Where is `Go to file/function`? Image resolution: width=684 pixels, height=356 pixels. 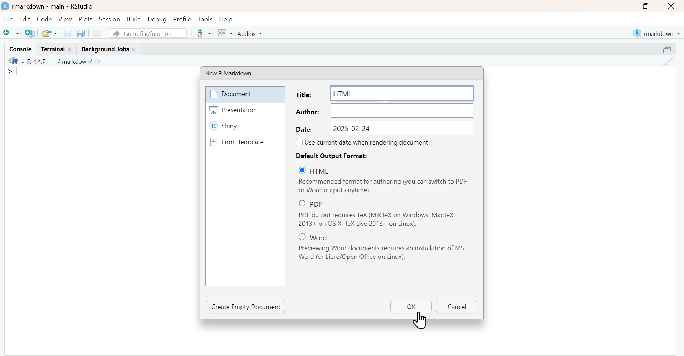
Go to file/function is located at coordinates (148, 33).